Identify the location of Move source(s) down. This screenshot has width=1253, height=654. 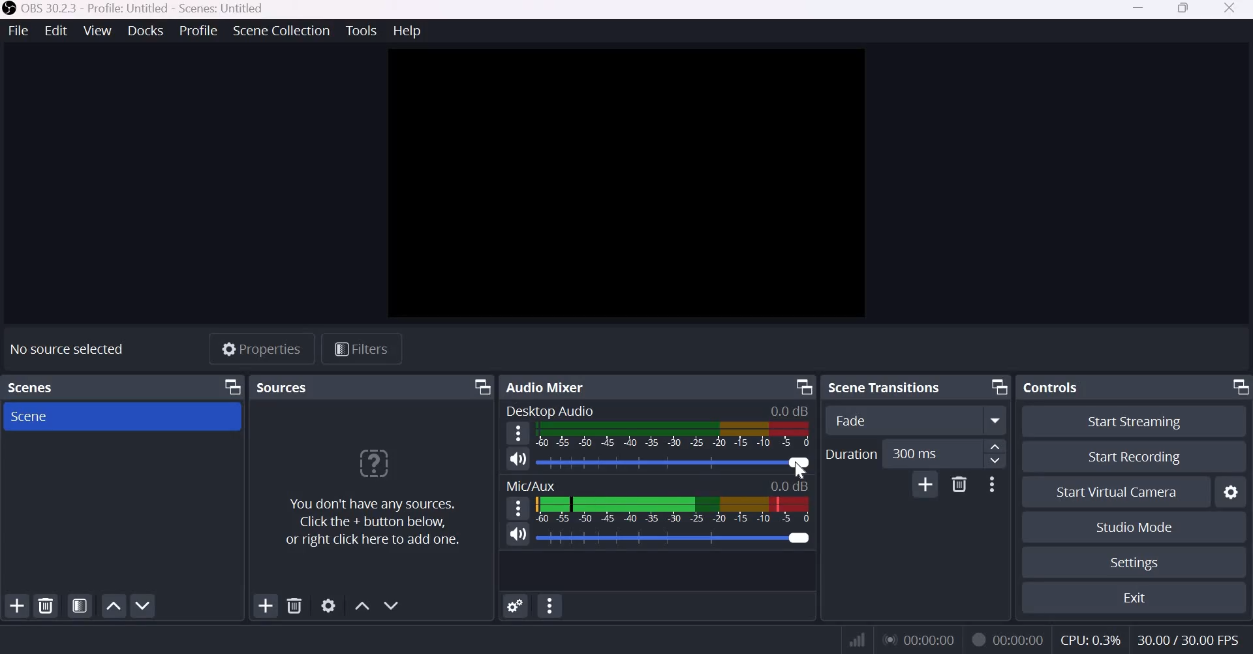
(392, 604).